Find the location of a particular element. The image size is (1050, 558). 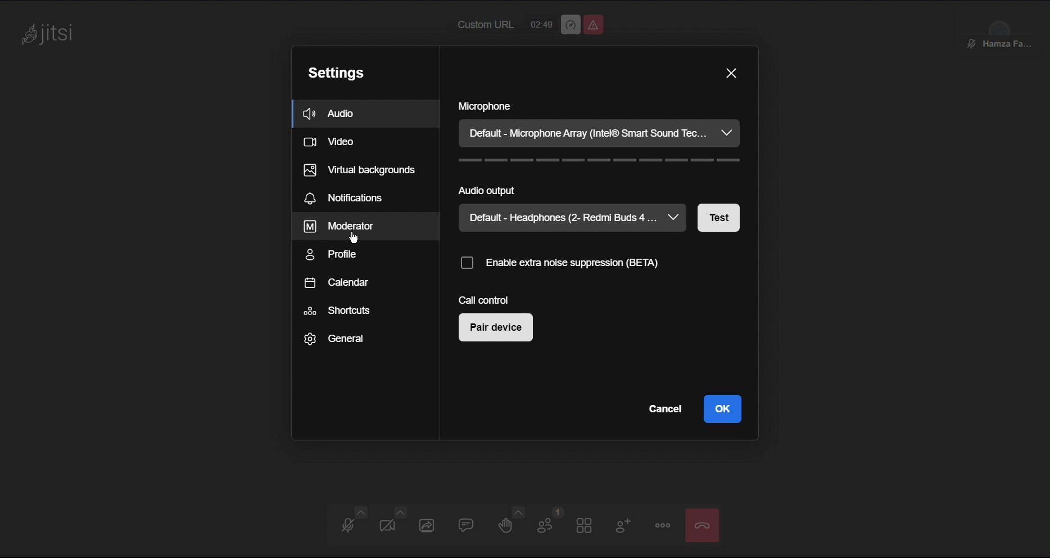

Share screen is located at coordinates (426, 525).